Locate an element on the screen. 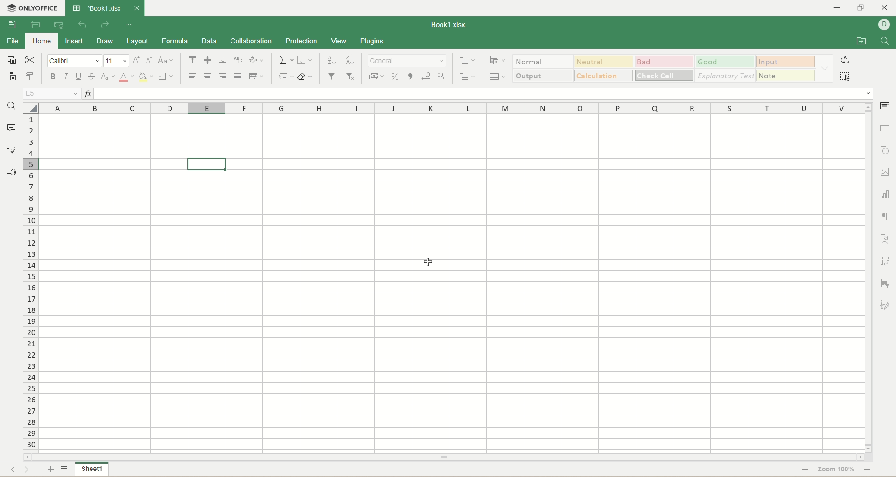  subscript is located at coordinates (109, 77).